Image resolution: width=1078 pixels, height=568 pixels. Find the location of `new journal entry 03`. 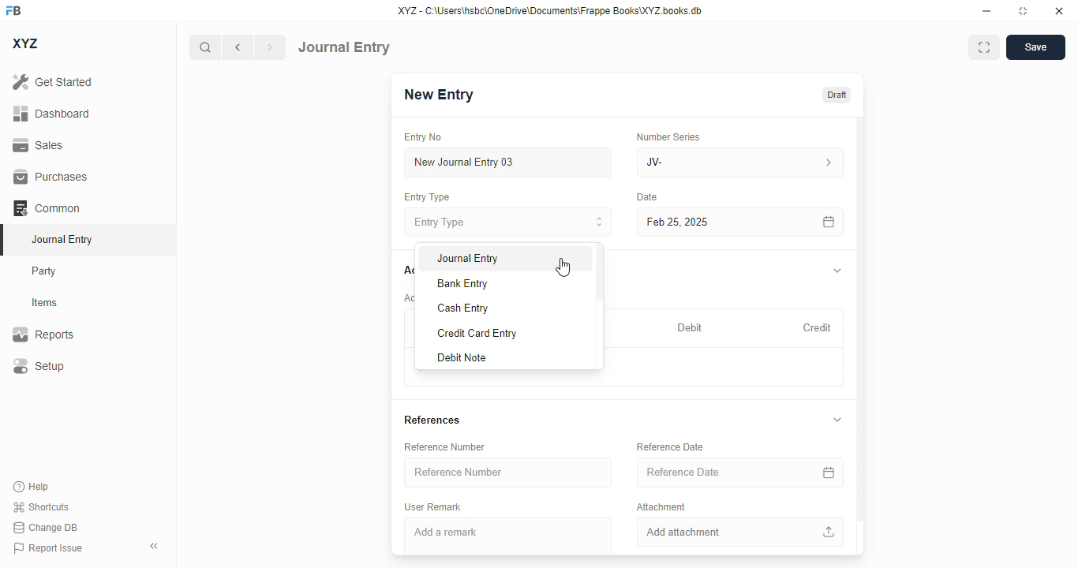

new journal entry 03 is located at coordinates (507, 163).